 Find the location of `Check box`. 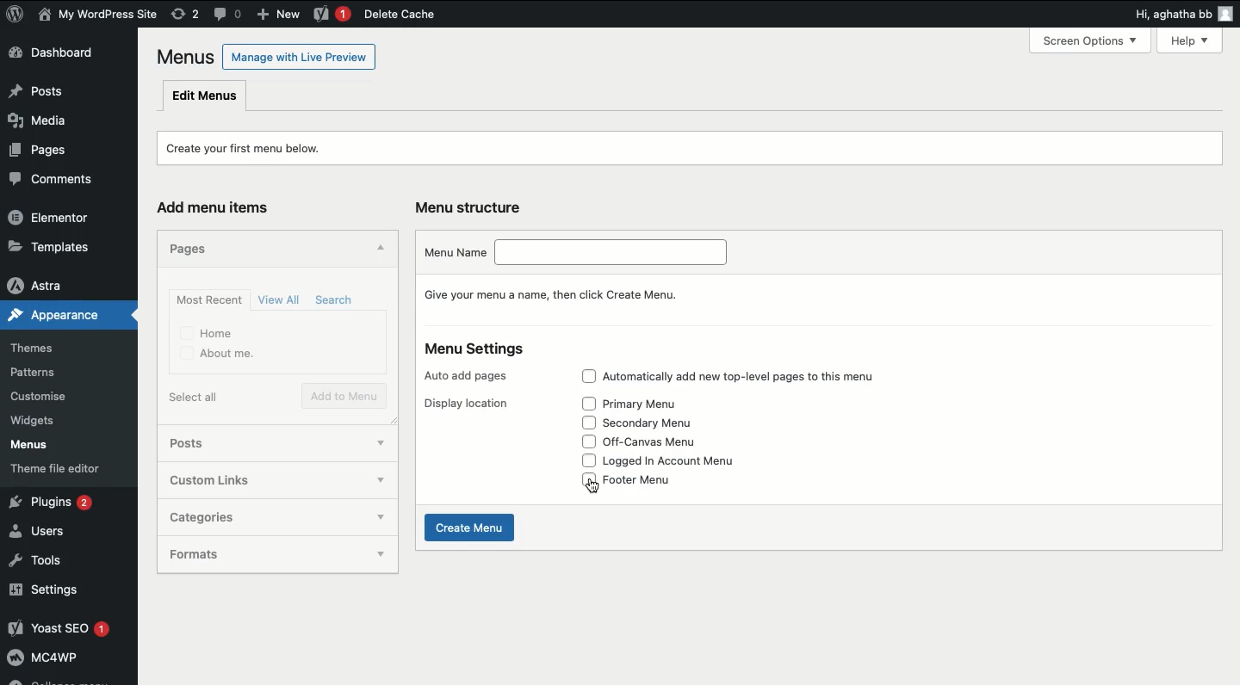

Check box is located at coordinates (588, 441).